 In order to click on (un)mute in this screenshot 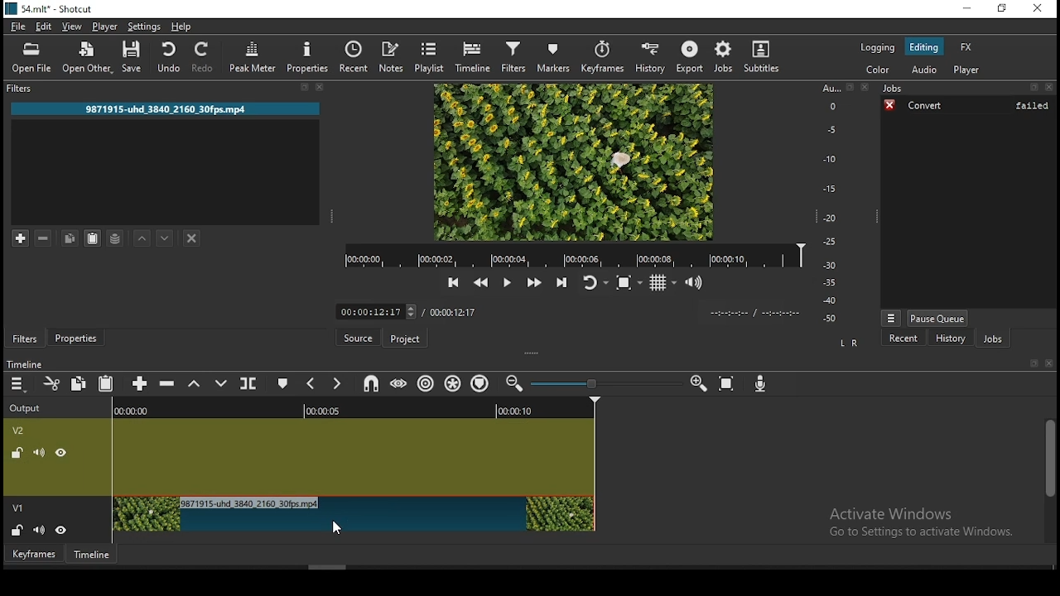, I will do `click(39, 454)`.